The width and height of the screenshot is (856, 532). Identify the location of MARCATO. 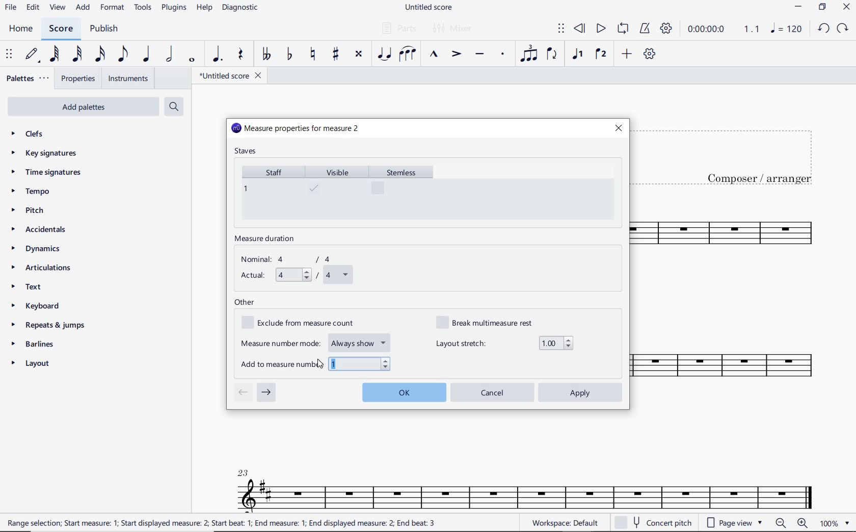
(433, 55).